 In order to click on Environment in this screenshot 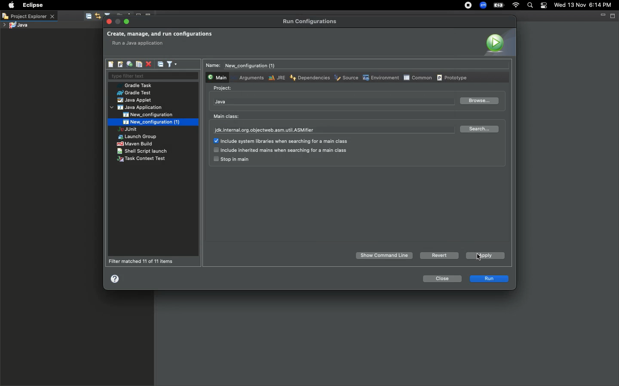, I will do `click(380, 78)`.